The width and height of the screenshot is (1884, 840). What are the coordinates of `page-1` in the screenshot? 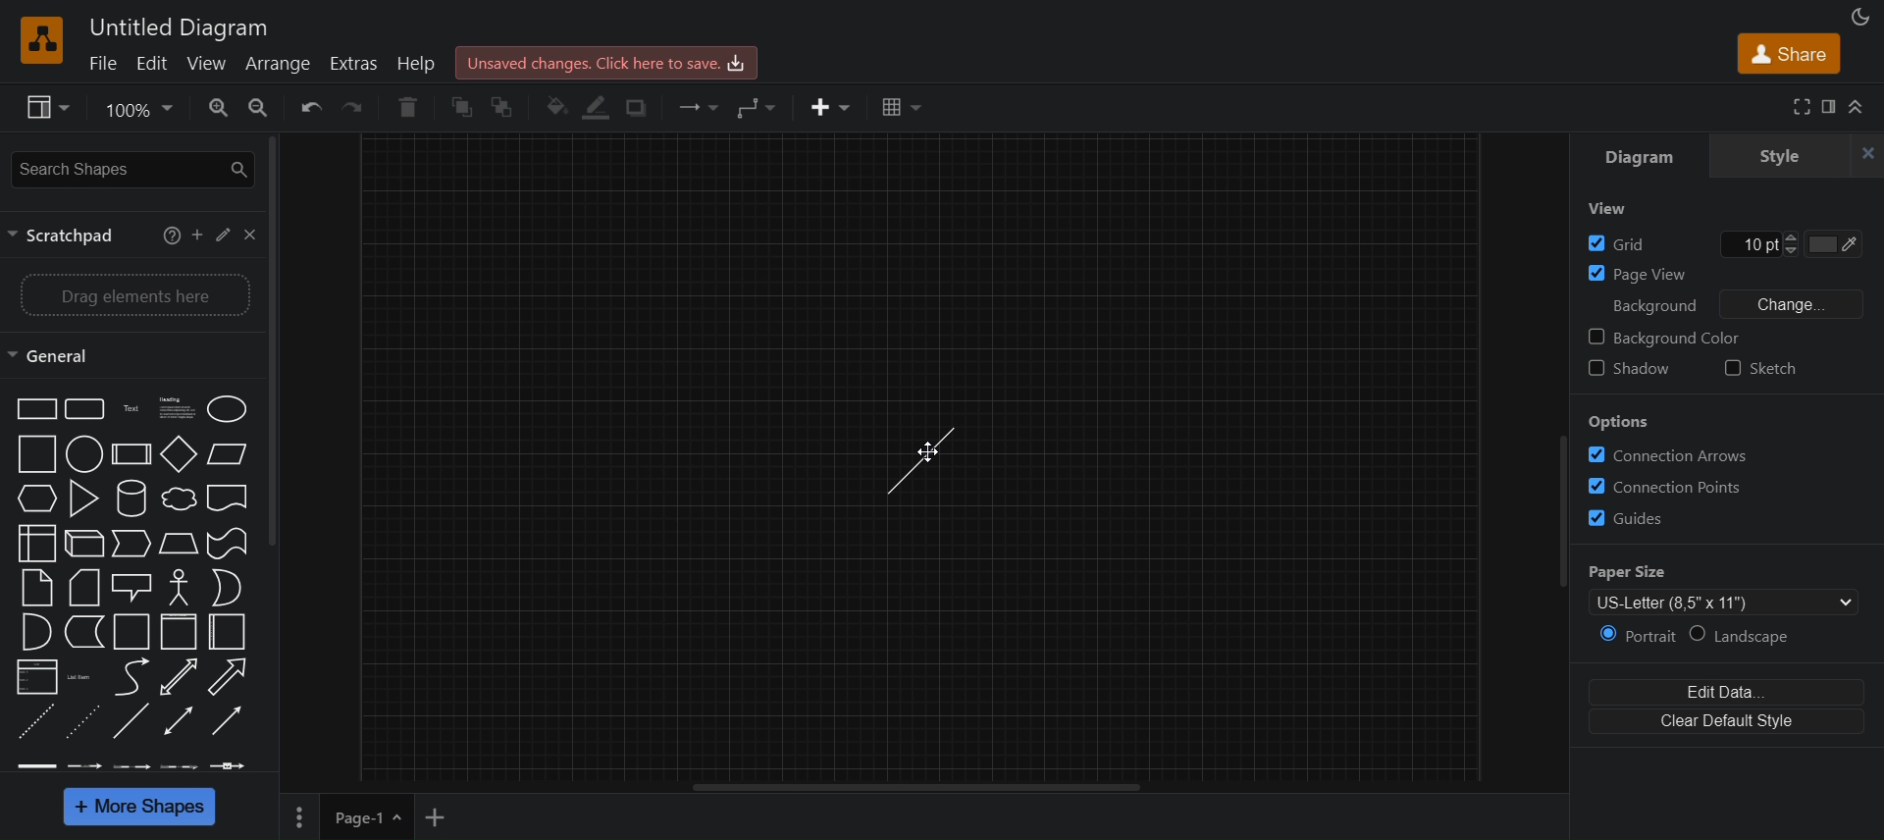 It's located at (369, 816).